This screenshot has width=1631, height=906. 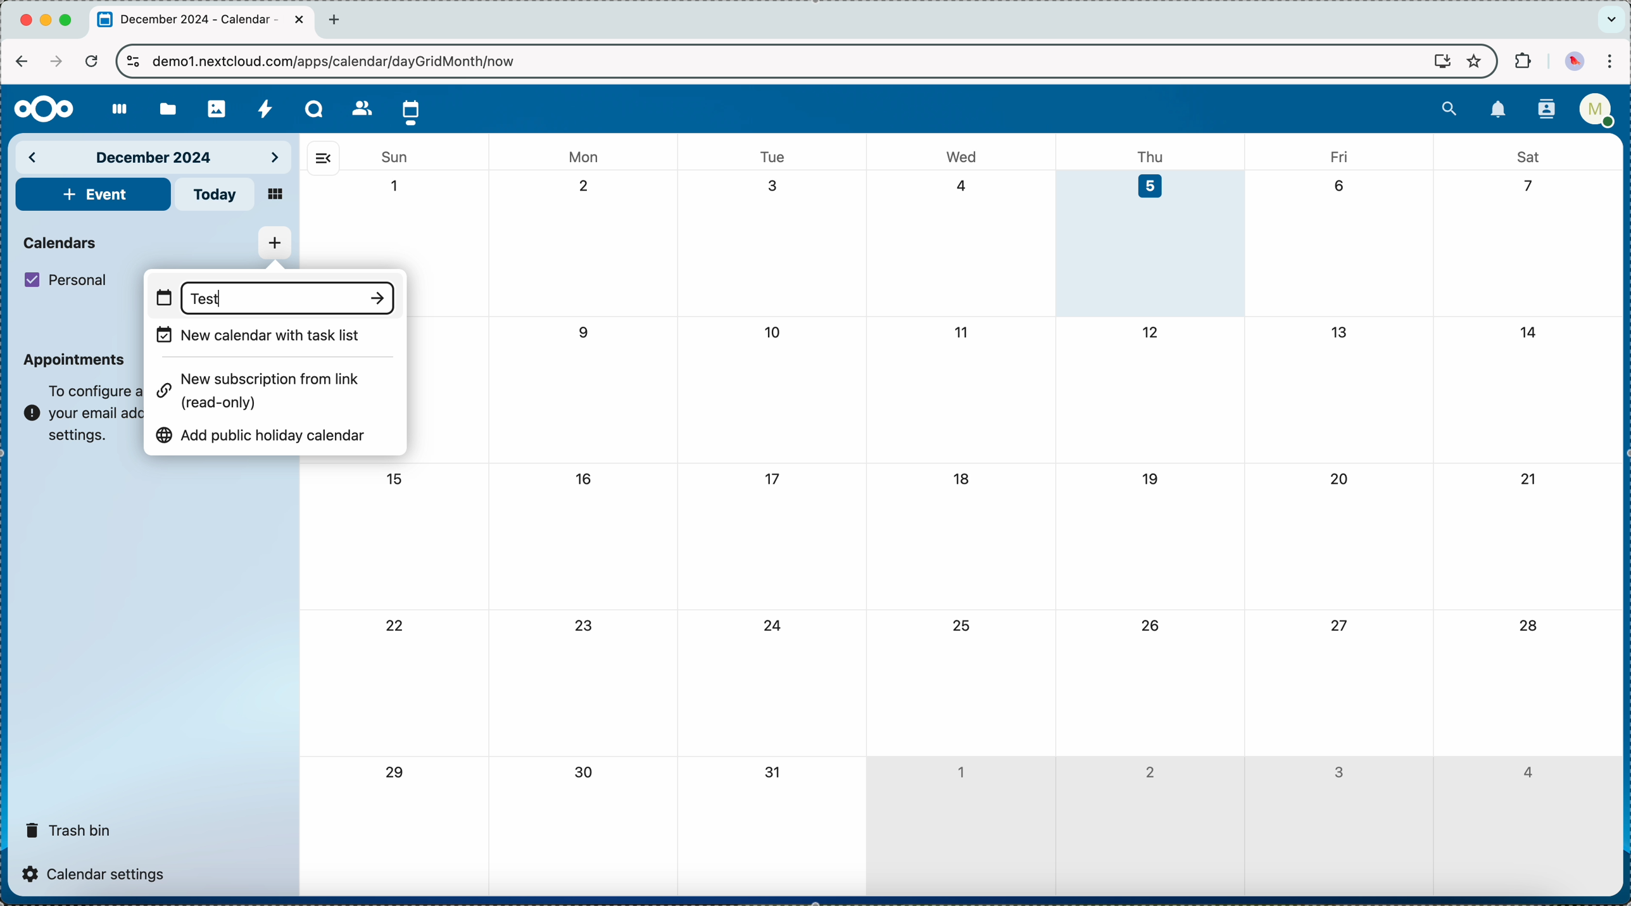 I want to click on new subscription from link, so click(x=264, y=389).